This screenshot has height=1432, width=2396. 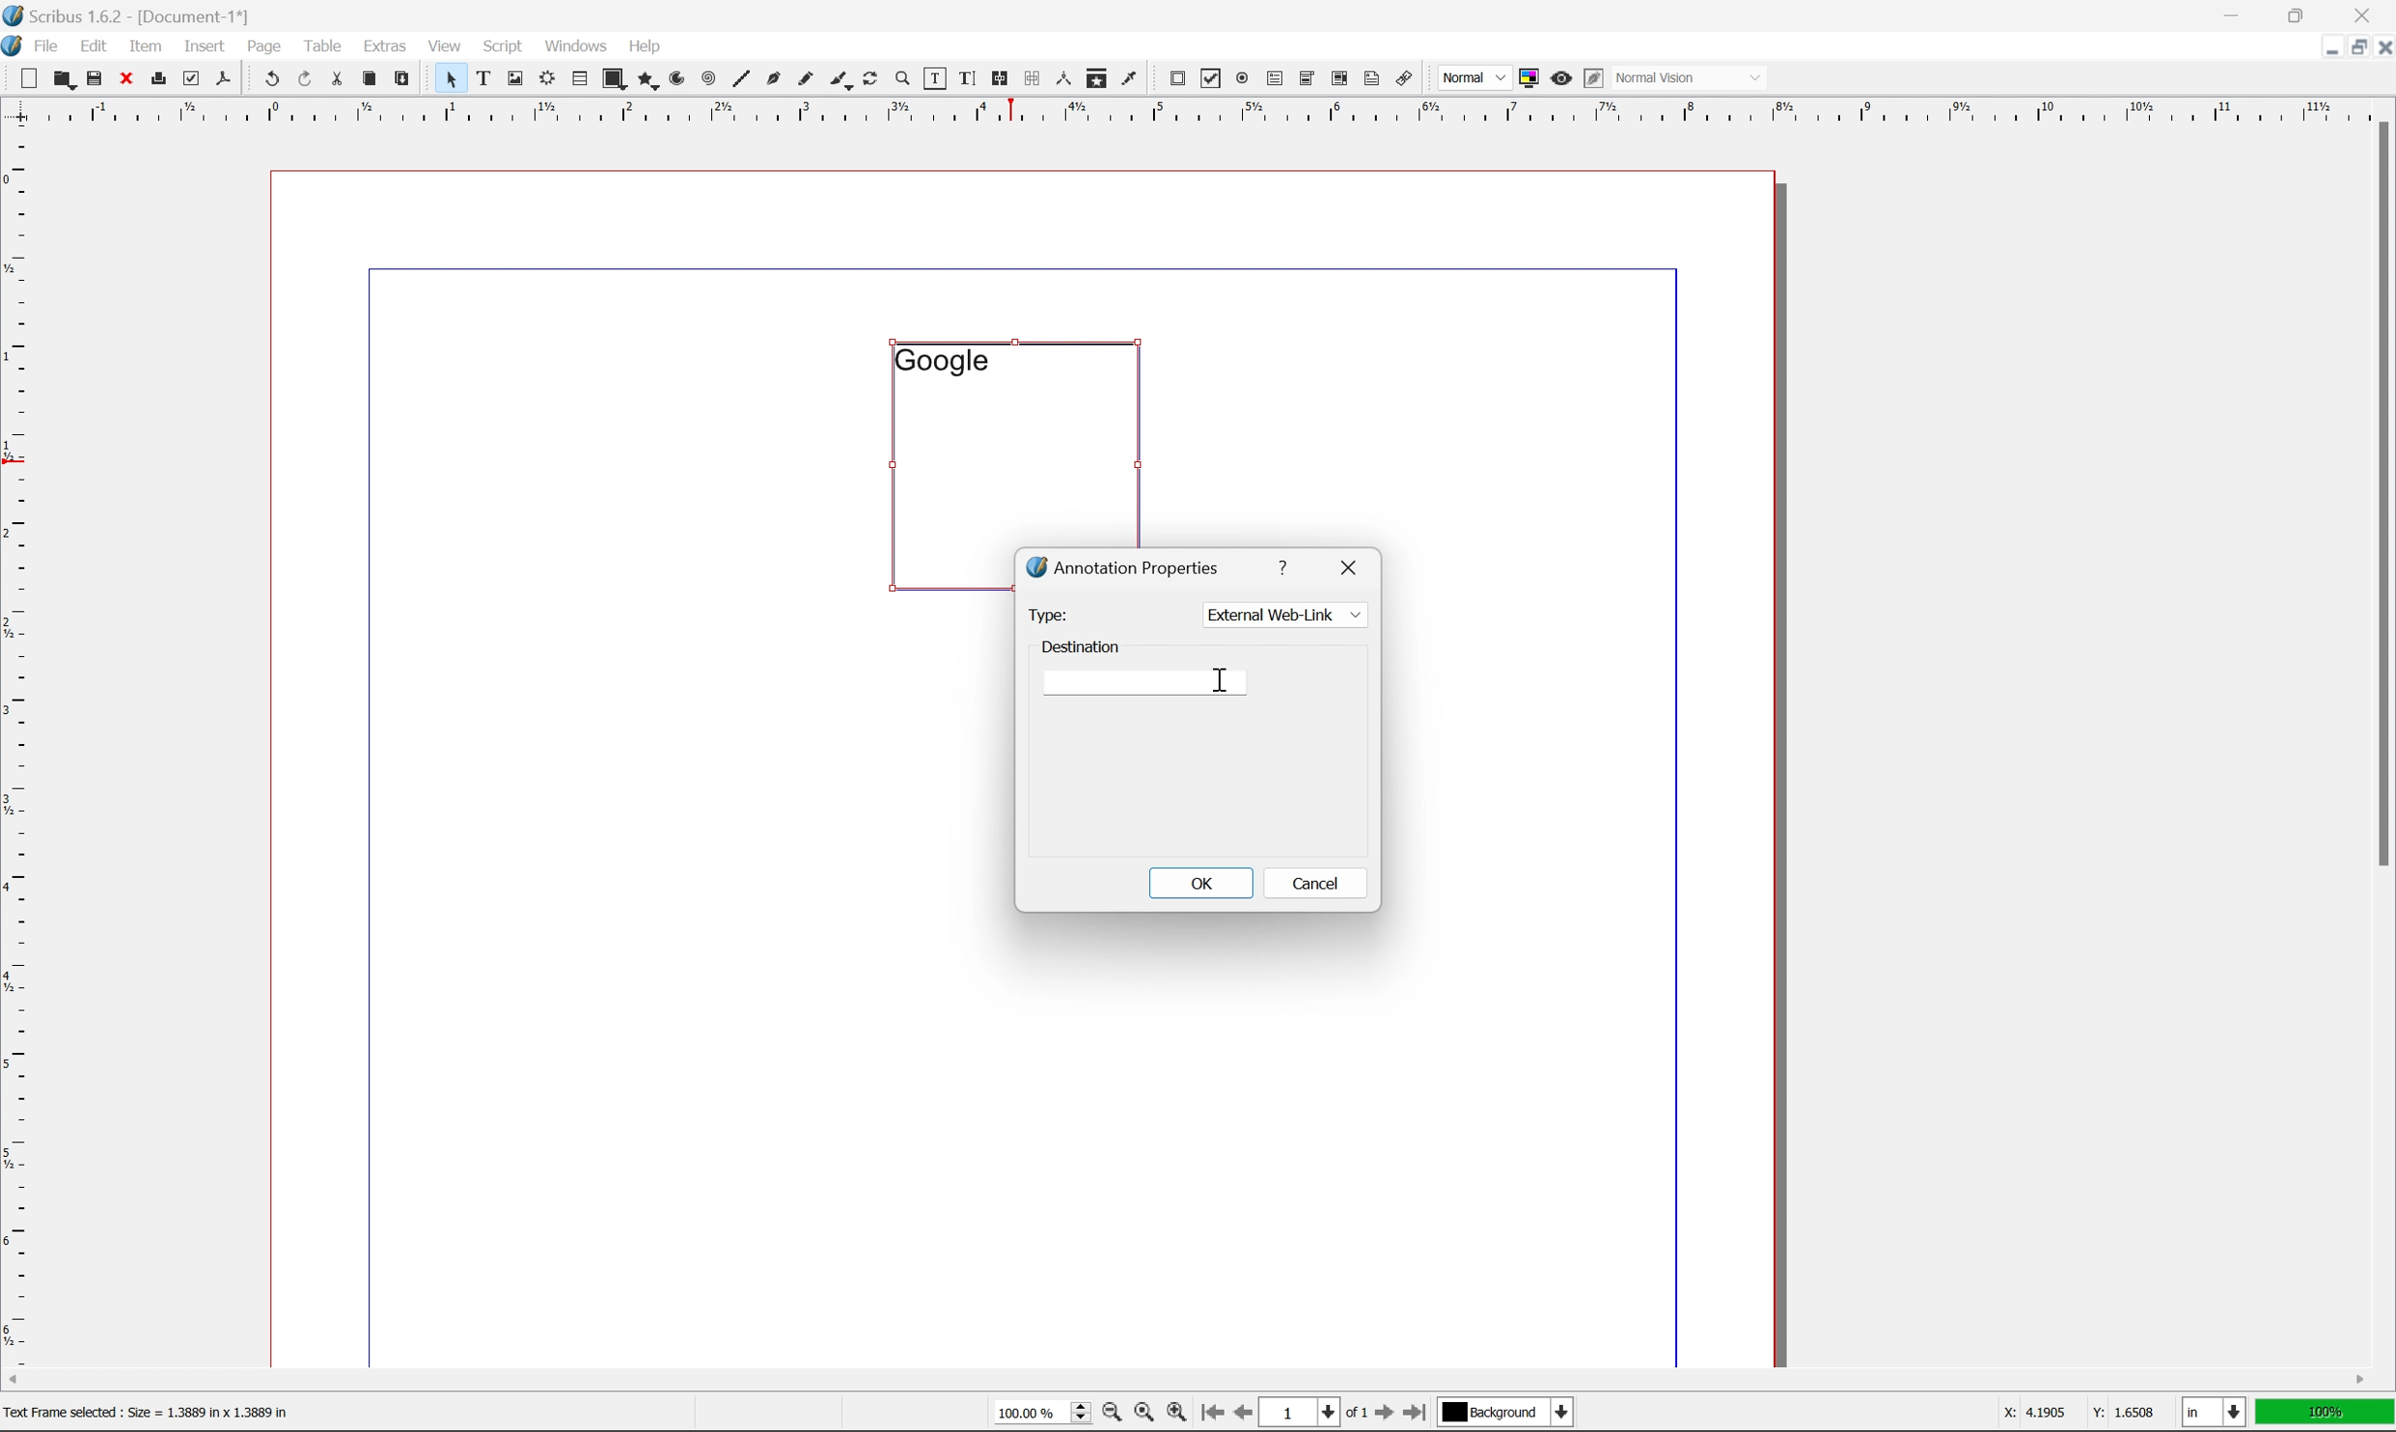 I want to click on go to previous page, so click(x=1245, y=1415).